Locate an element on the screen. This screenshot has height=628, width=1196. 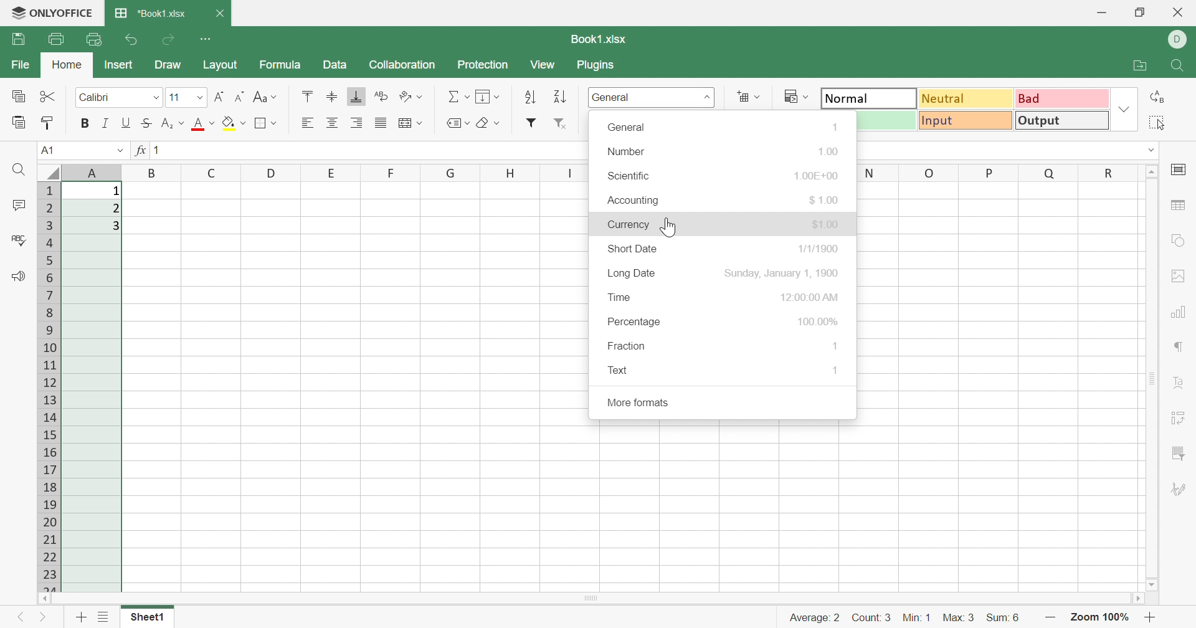
Fraction is located at coordinates (627, 347).